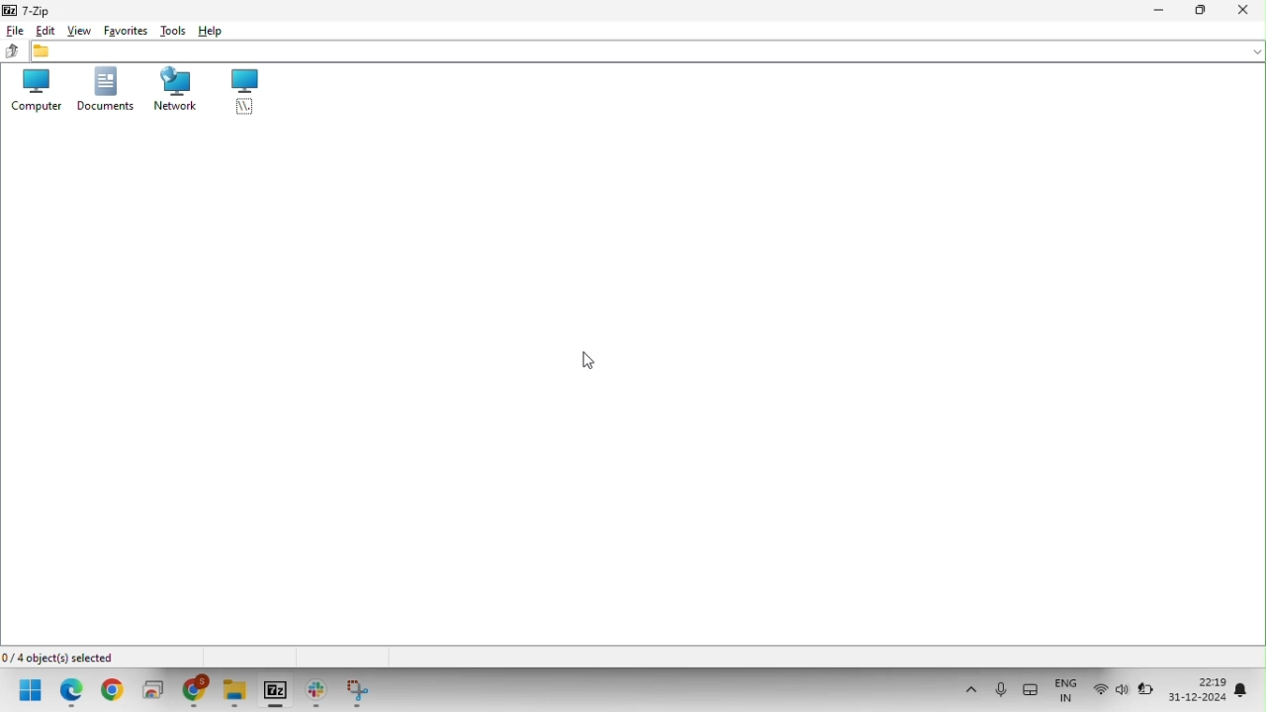 This screenshot has width=1266, height=712. I want to click on Restore, so click(1207, 10).